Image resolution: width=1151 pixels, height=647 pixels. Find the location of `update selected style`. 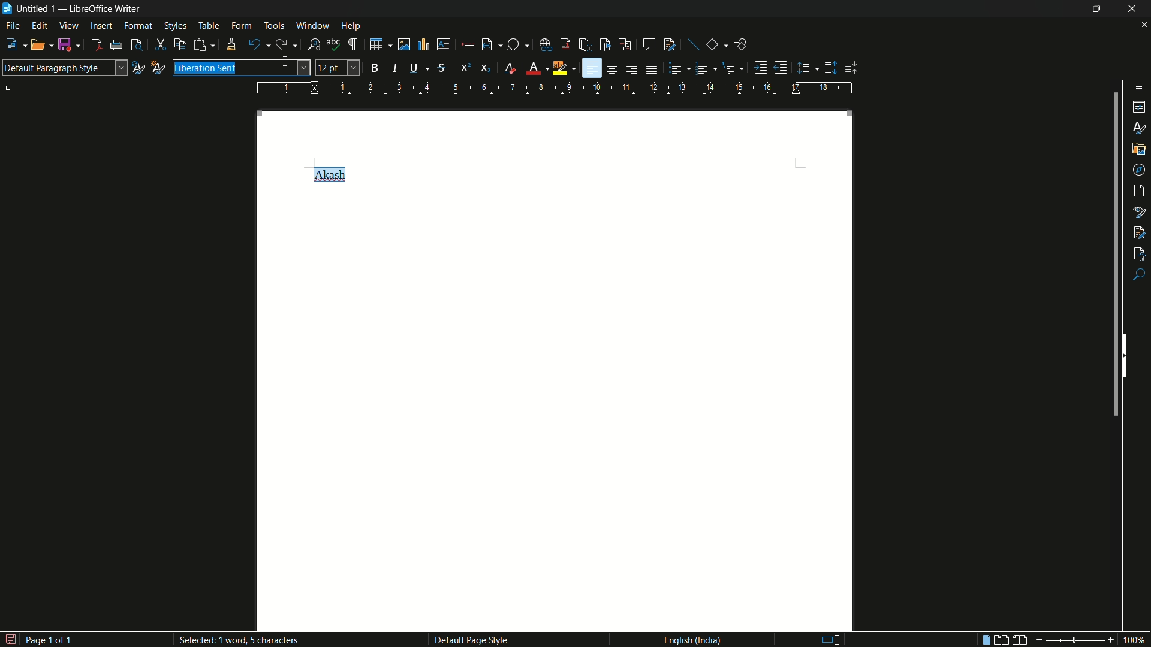

update selected style is located at coordinates (137, 68).